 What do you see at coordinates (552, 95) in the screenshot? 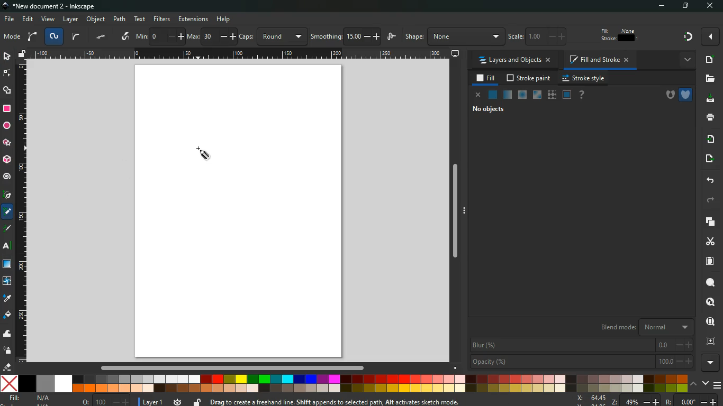
I see `texture` at bounding box center [552, 95].